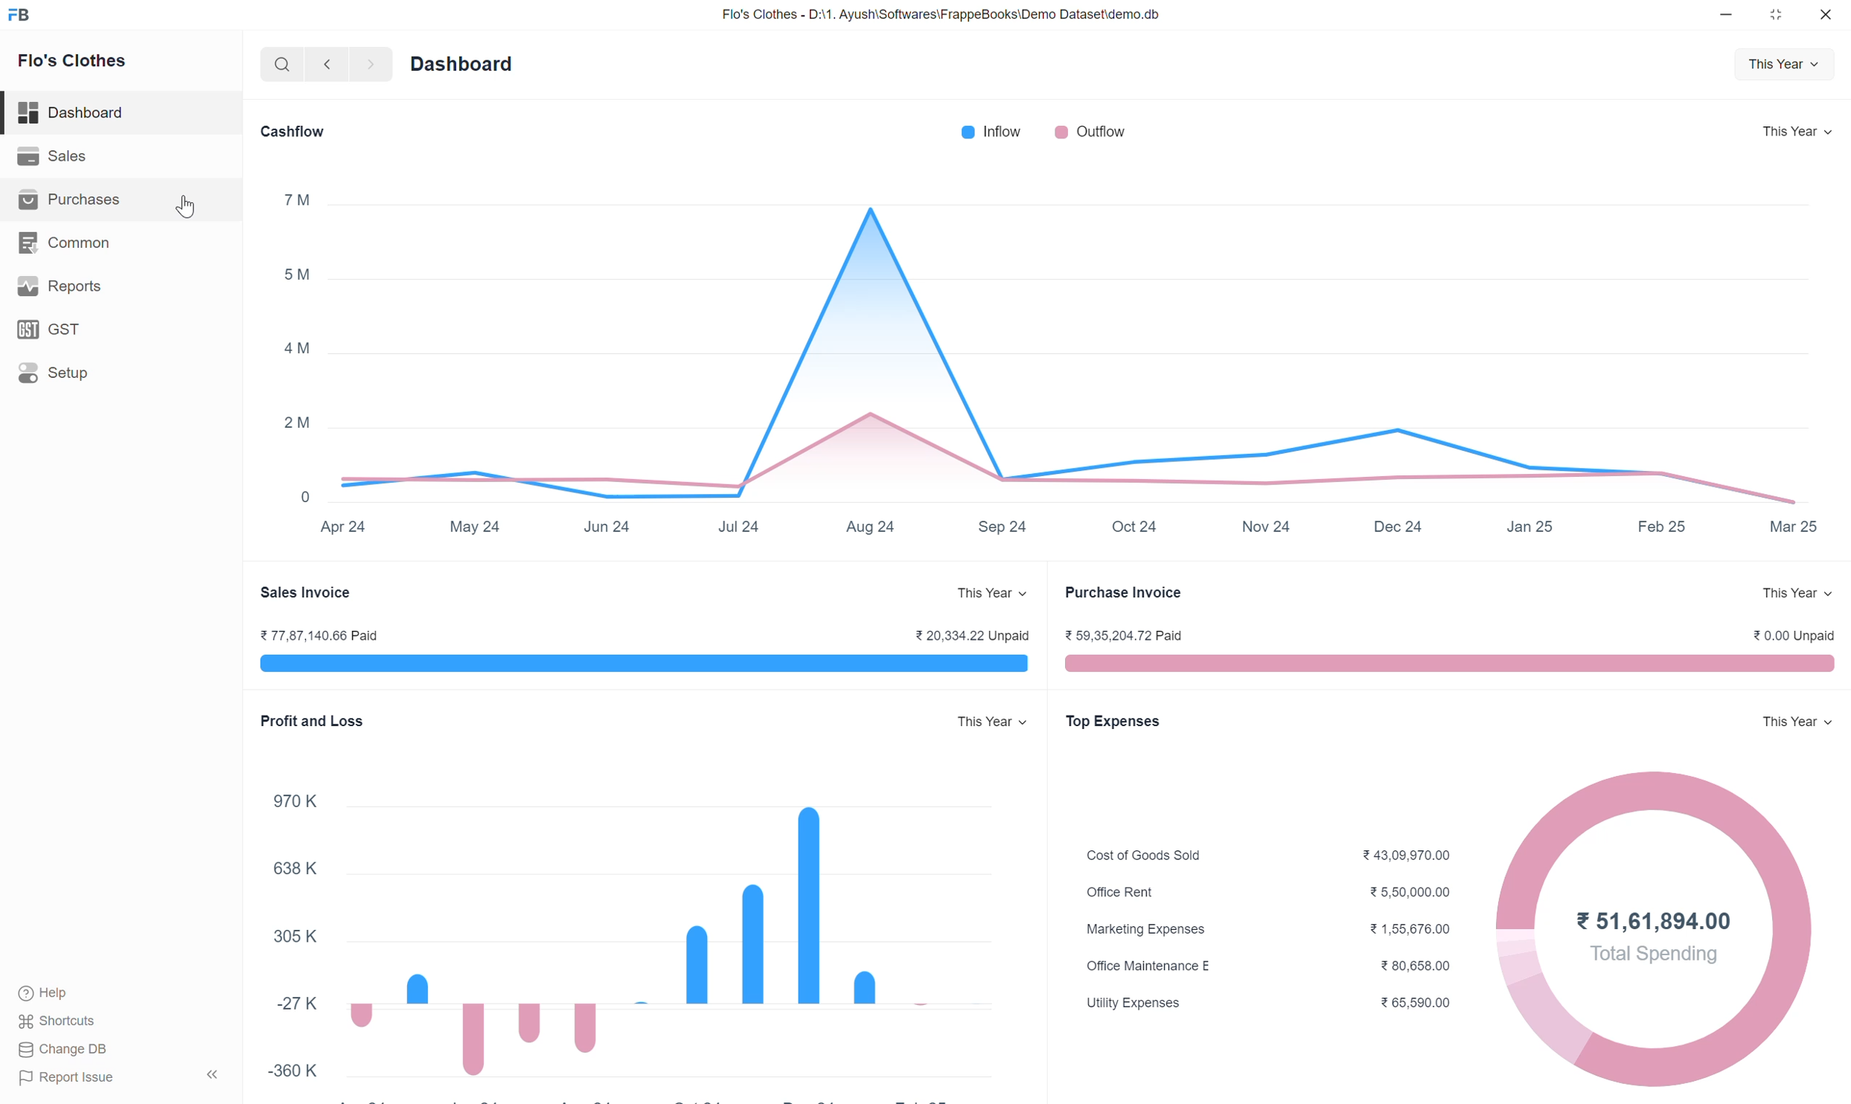 The width and height of the screenshot is (1851, 1104). What do you see at coordinates (995, 593) in the screenshot?
I see `This Year` at bounding box center [995, 593].